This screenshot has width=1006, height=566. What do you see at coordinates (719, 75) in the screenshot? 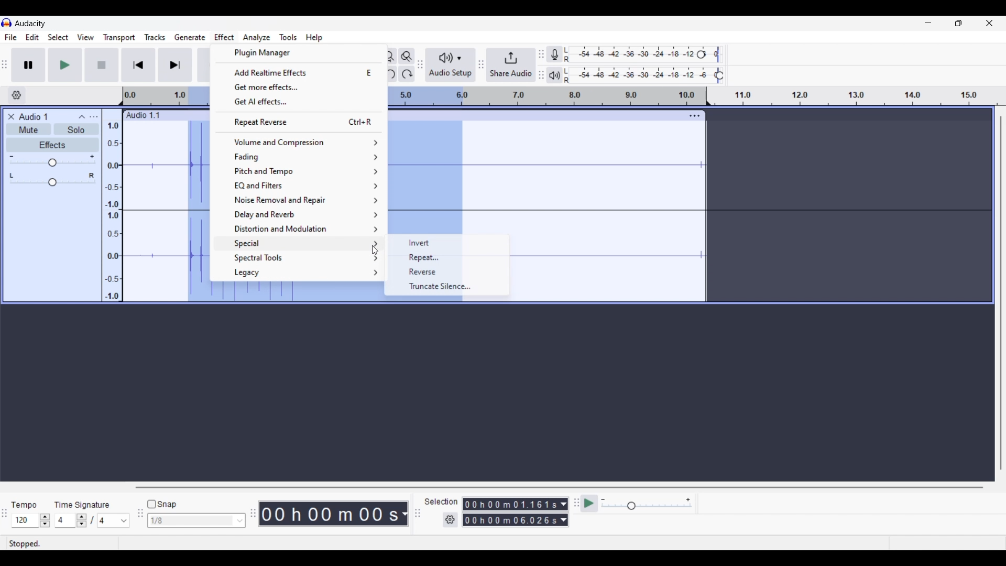
I see `Playback level header` at bounding box center [719, 75].